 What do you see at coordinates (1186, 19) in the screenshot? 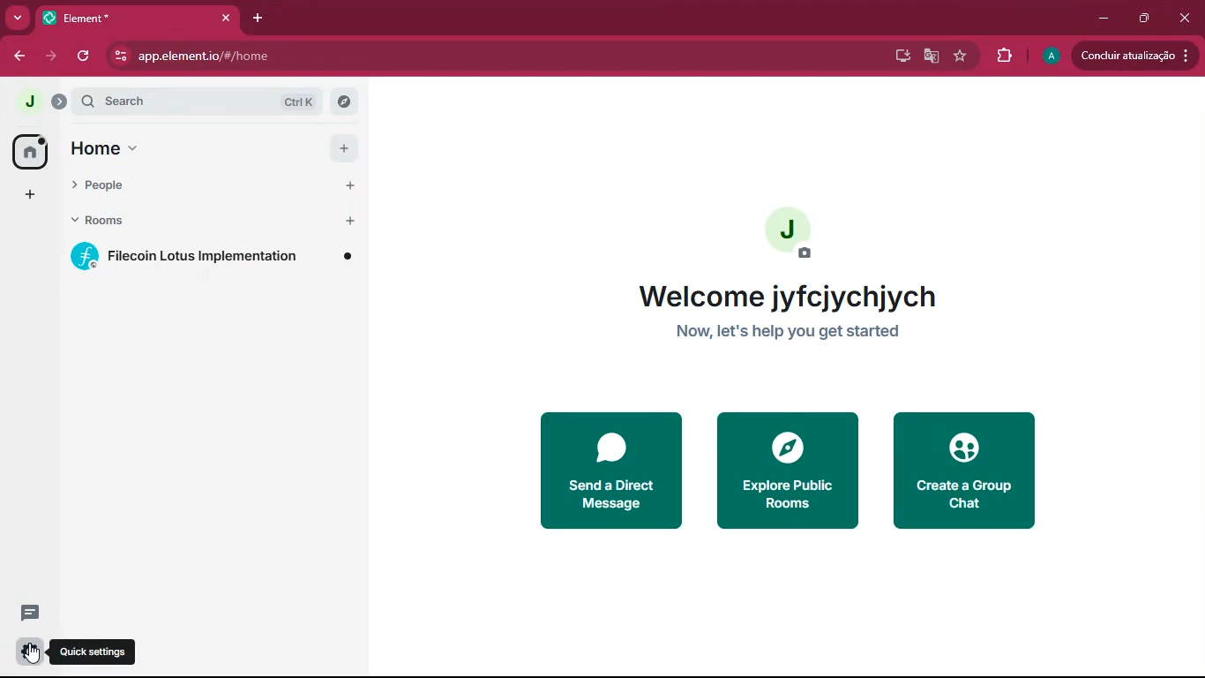
I see `close` at bounding box center [1186, 19].